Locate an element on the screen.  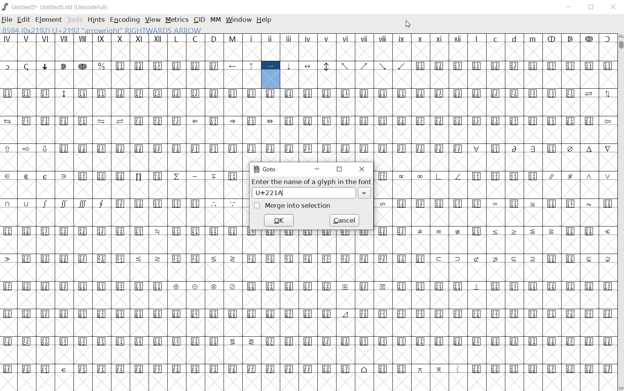
merge into selection is located at coordinates (295, 205).